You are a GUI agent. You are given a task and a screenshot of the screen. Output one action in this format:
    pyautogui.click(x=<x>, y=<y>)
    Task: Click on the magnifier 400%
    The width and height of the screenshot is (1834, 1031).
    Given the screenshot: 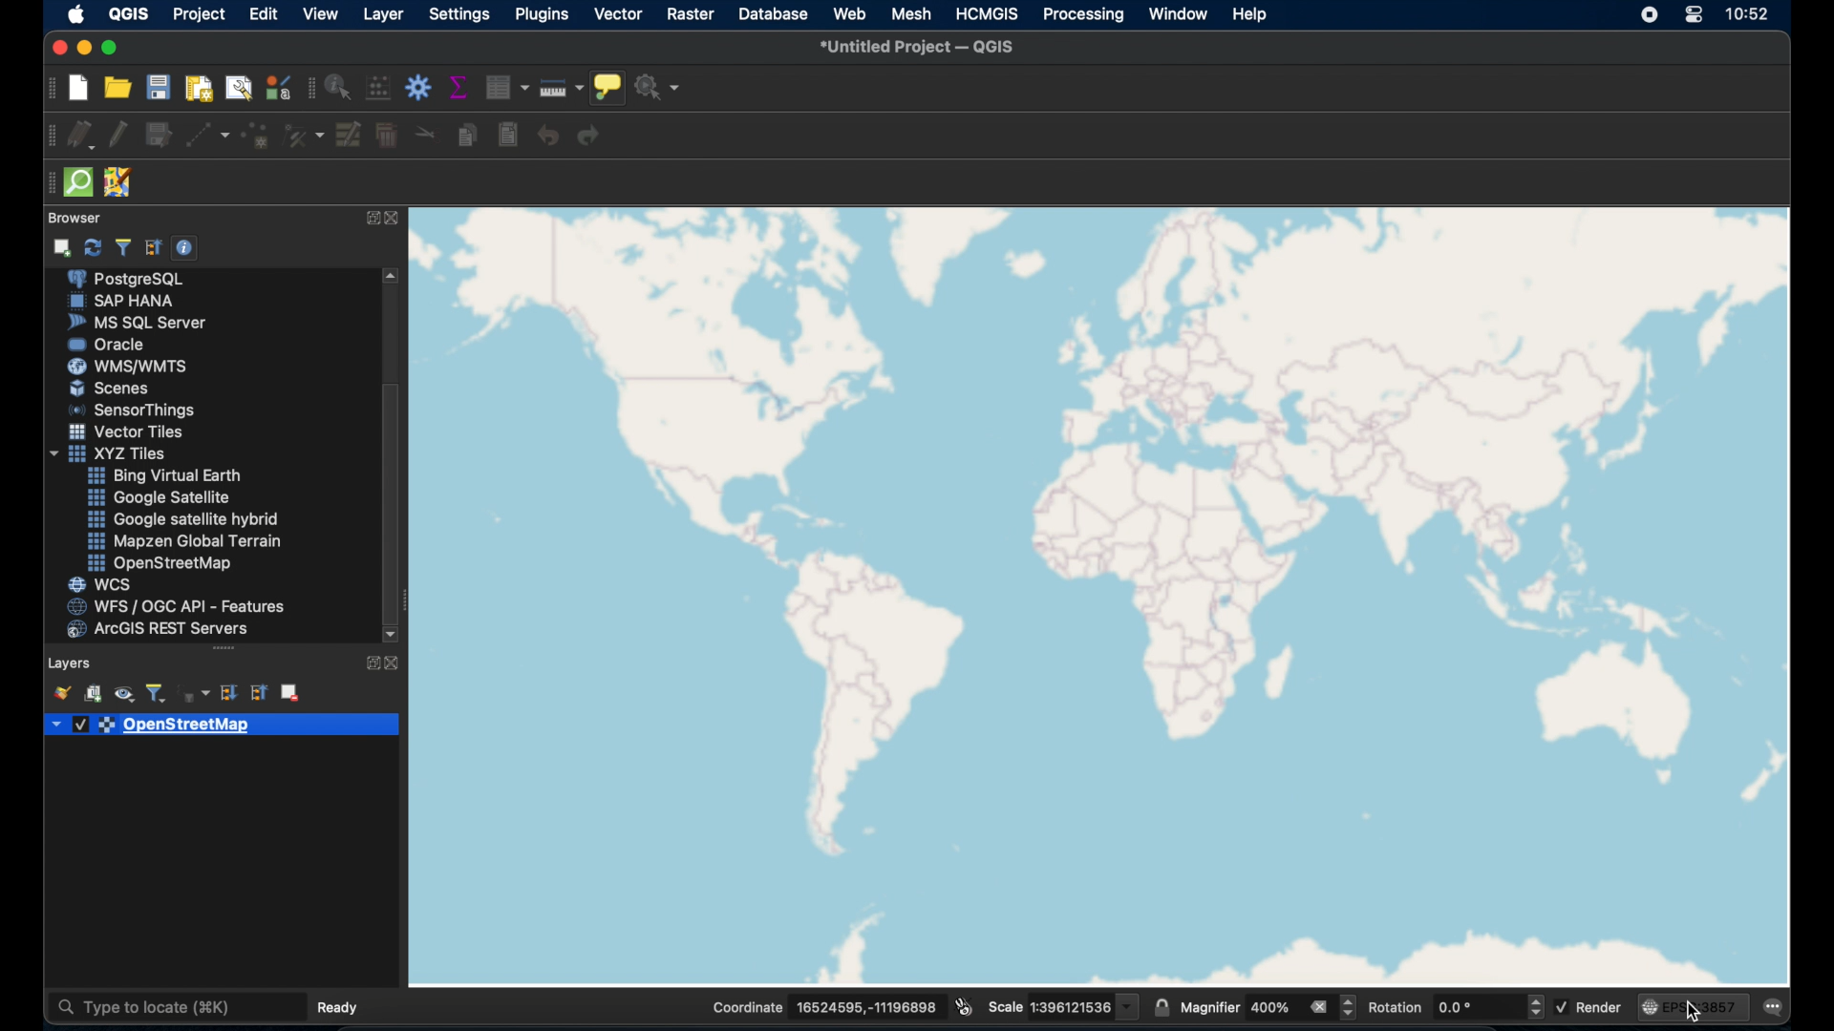 What is the action you would take?
    pyautogui.click(x=1269, y=1004)
    